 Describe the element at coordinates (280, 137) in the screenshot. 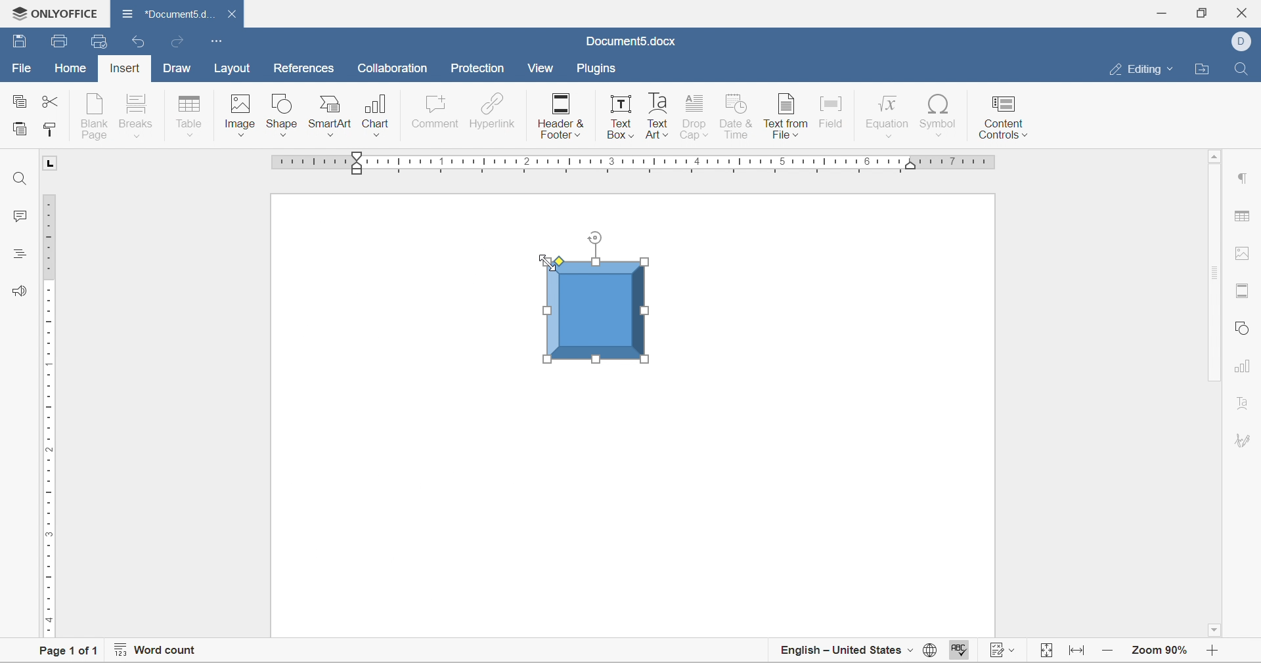

I see `insert shape` at that location.